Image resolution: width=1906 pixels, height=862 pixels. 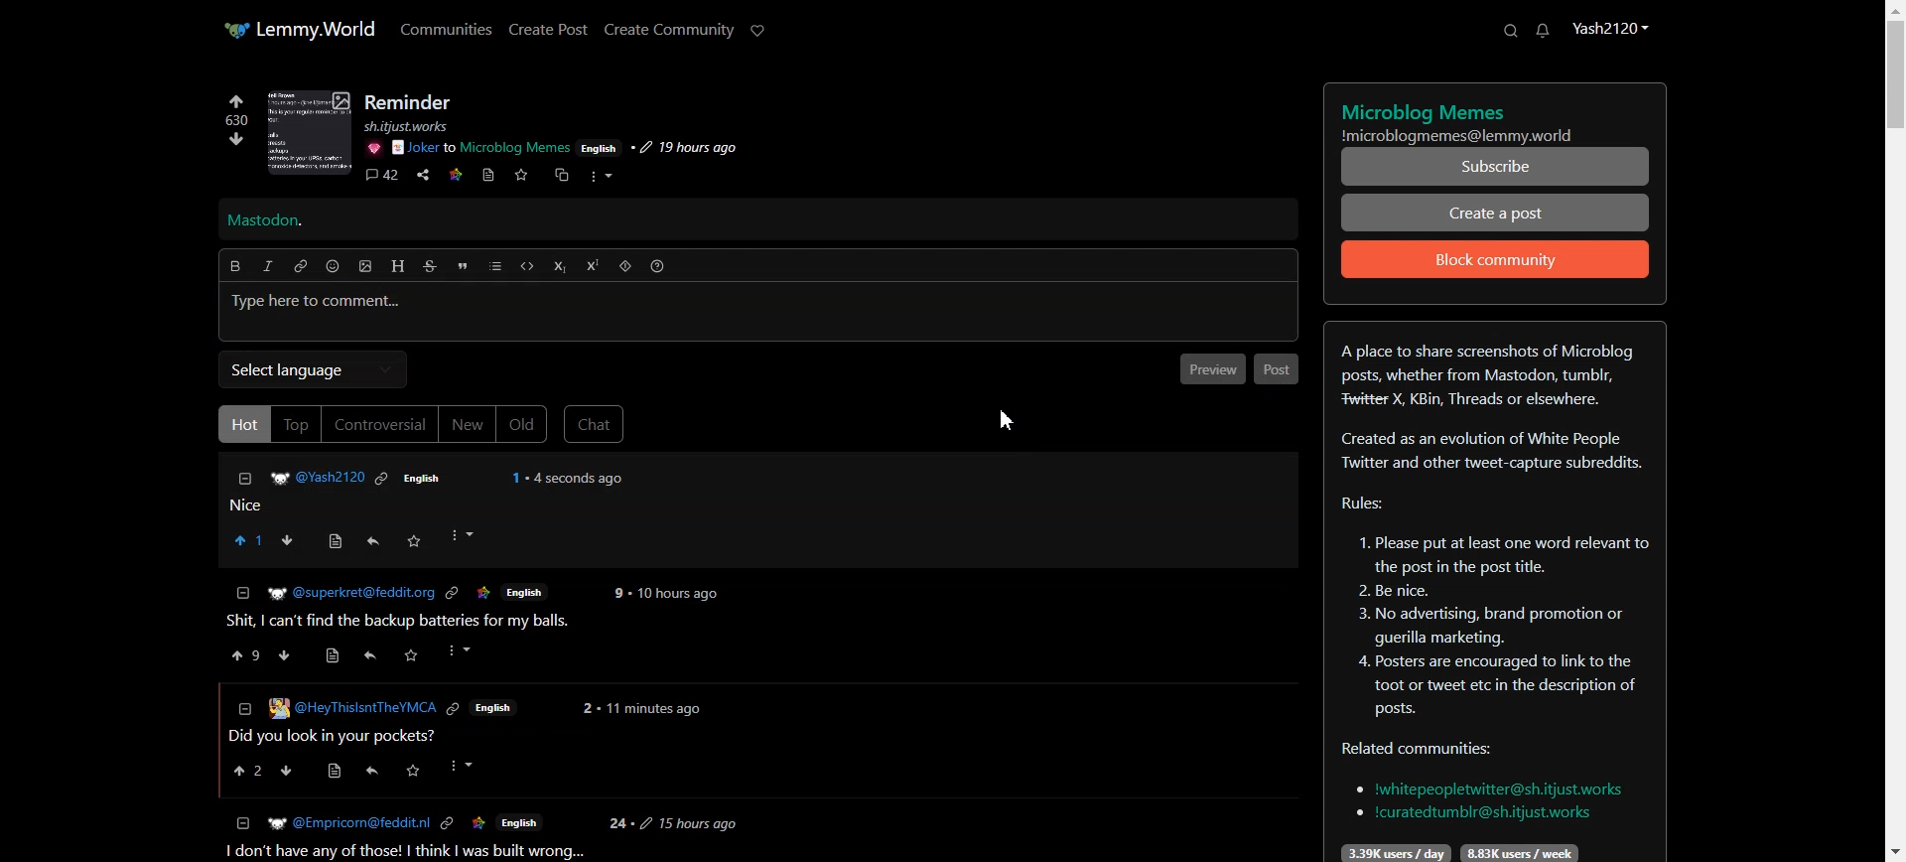 What do you see at coordinates (683, 148) in the screenshot?
I see `` at bounding box center [683, 148].